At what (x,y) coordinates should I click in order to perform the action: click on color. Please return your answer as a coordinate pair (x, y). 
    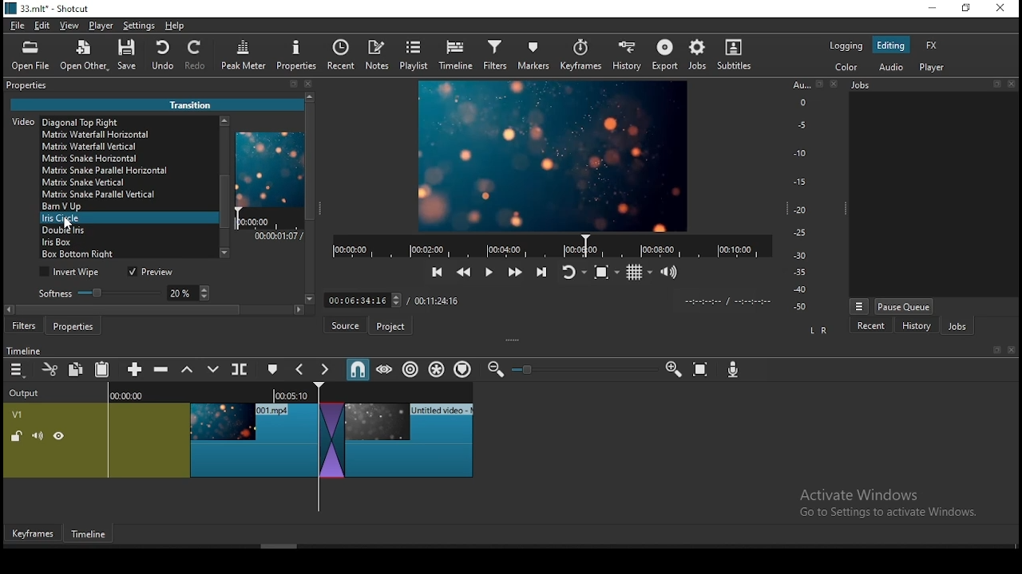
    Looking at the image, I should click on (847, 68).